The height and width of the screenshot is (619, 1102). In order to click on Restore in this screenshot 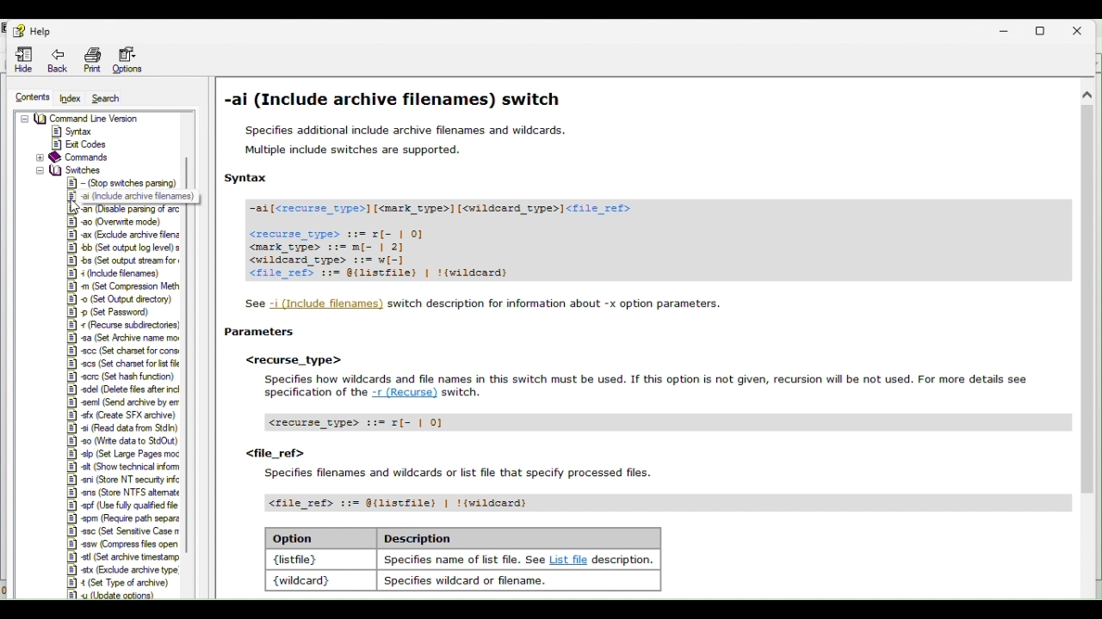, I will do `click(1047, 28)`.